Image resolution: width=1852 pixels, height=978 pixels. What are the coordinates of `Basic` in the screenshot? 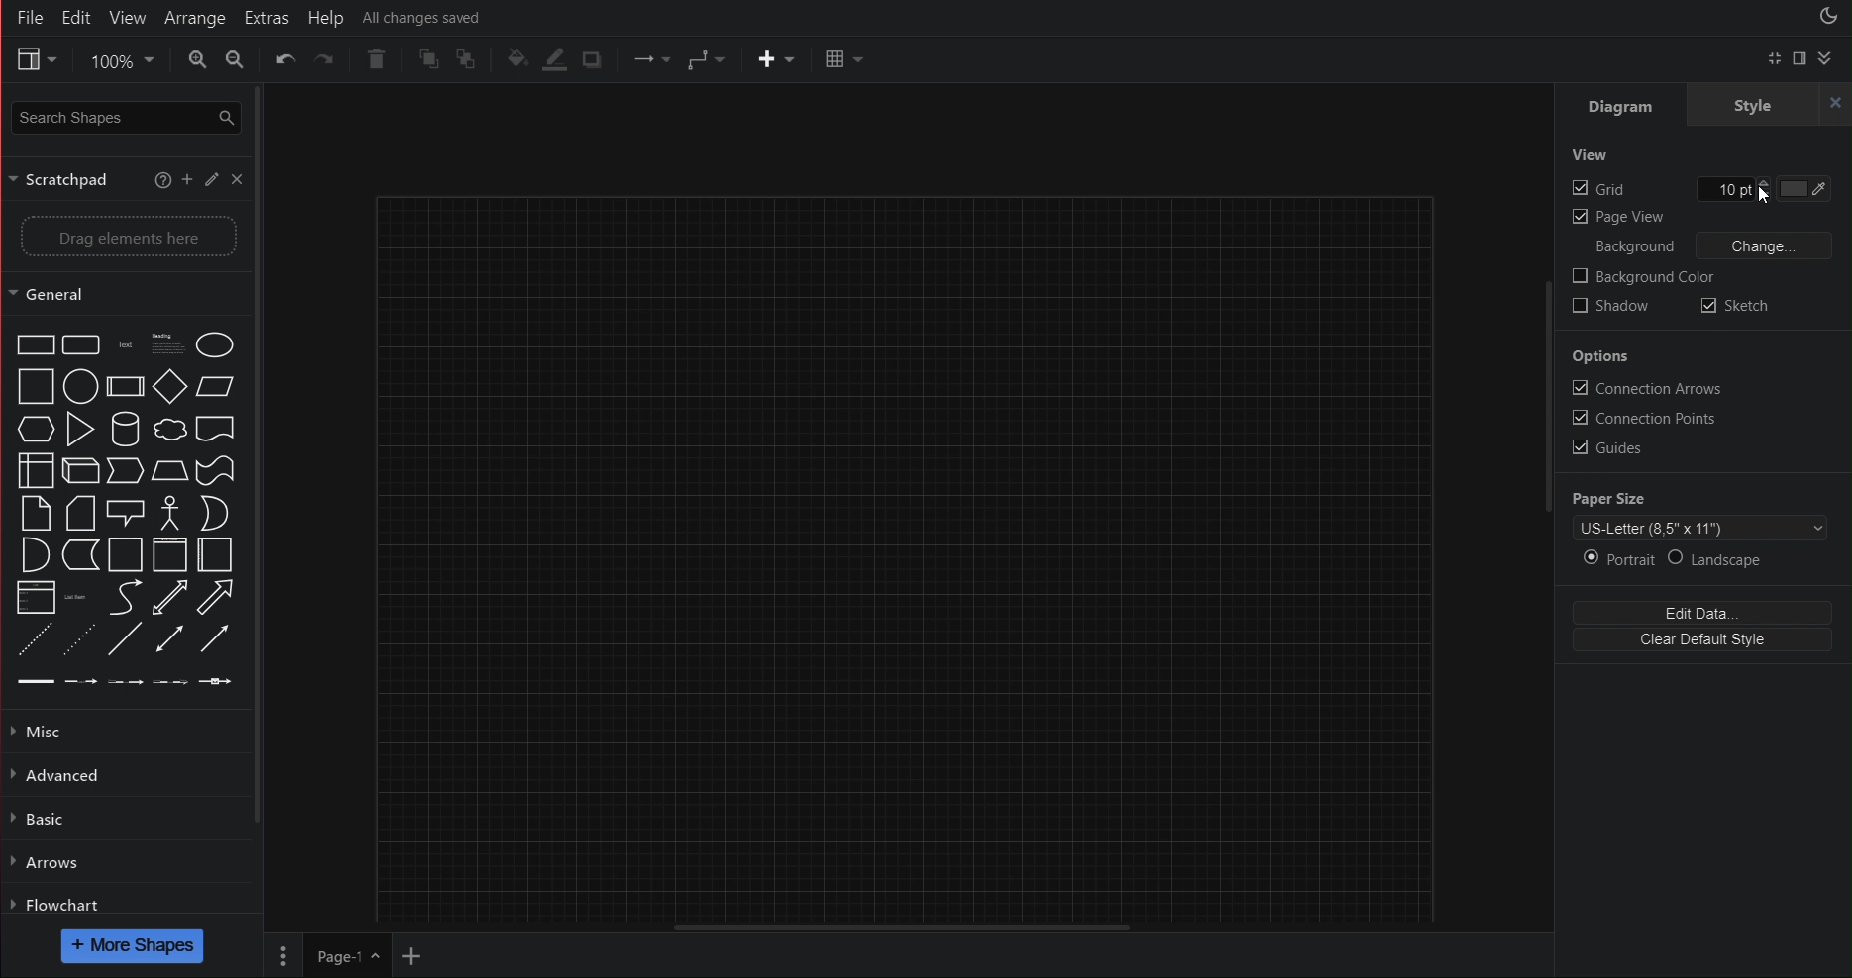 It's located at (43, 818).